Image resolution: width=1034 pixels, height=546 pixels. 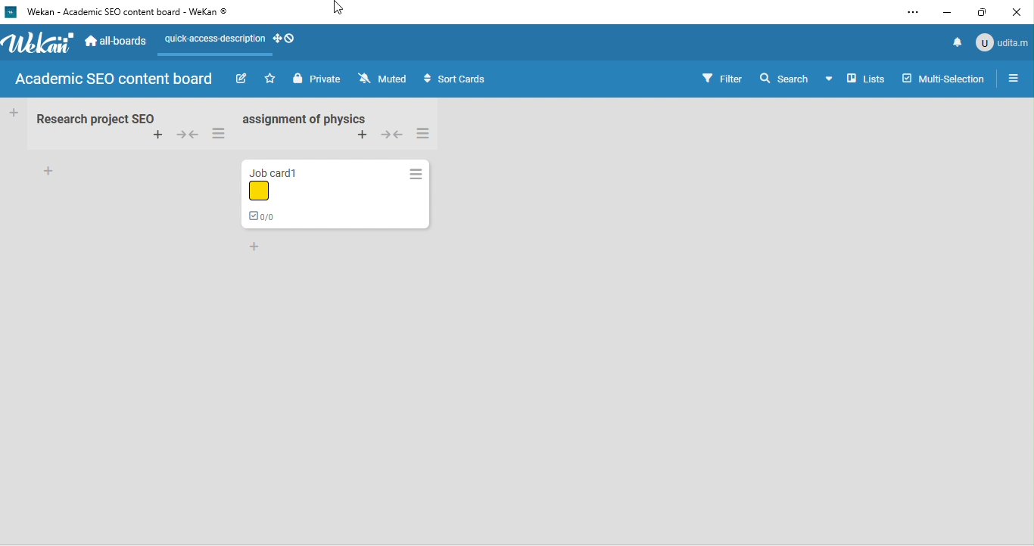 I want to click on cursor, so click(x=341, y=8).